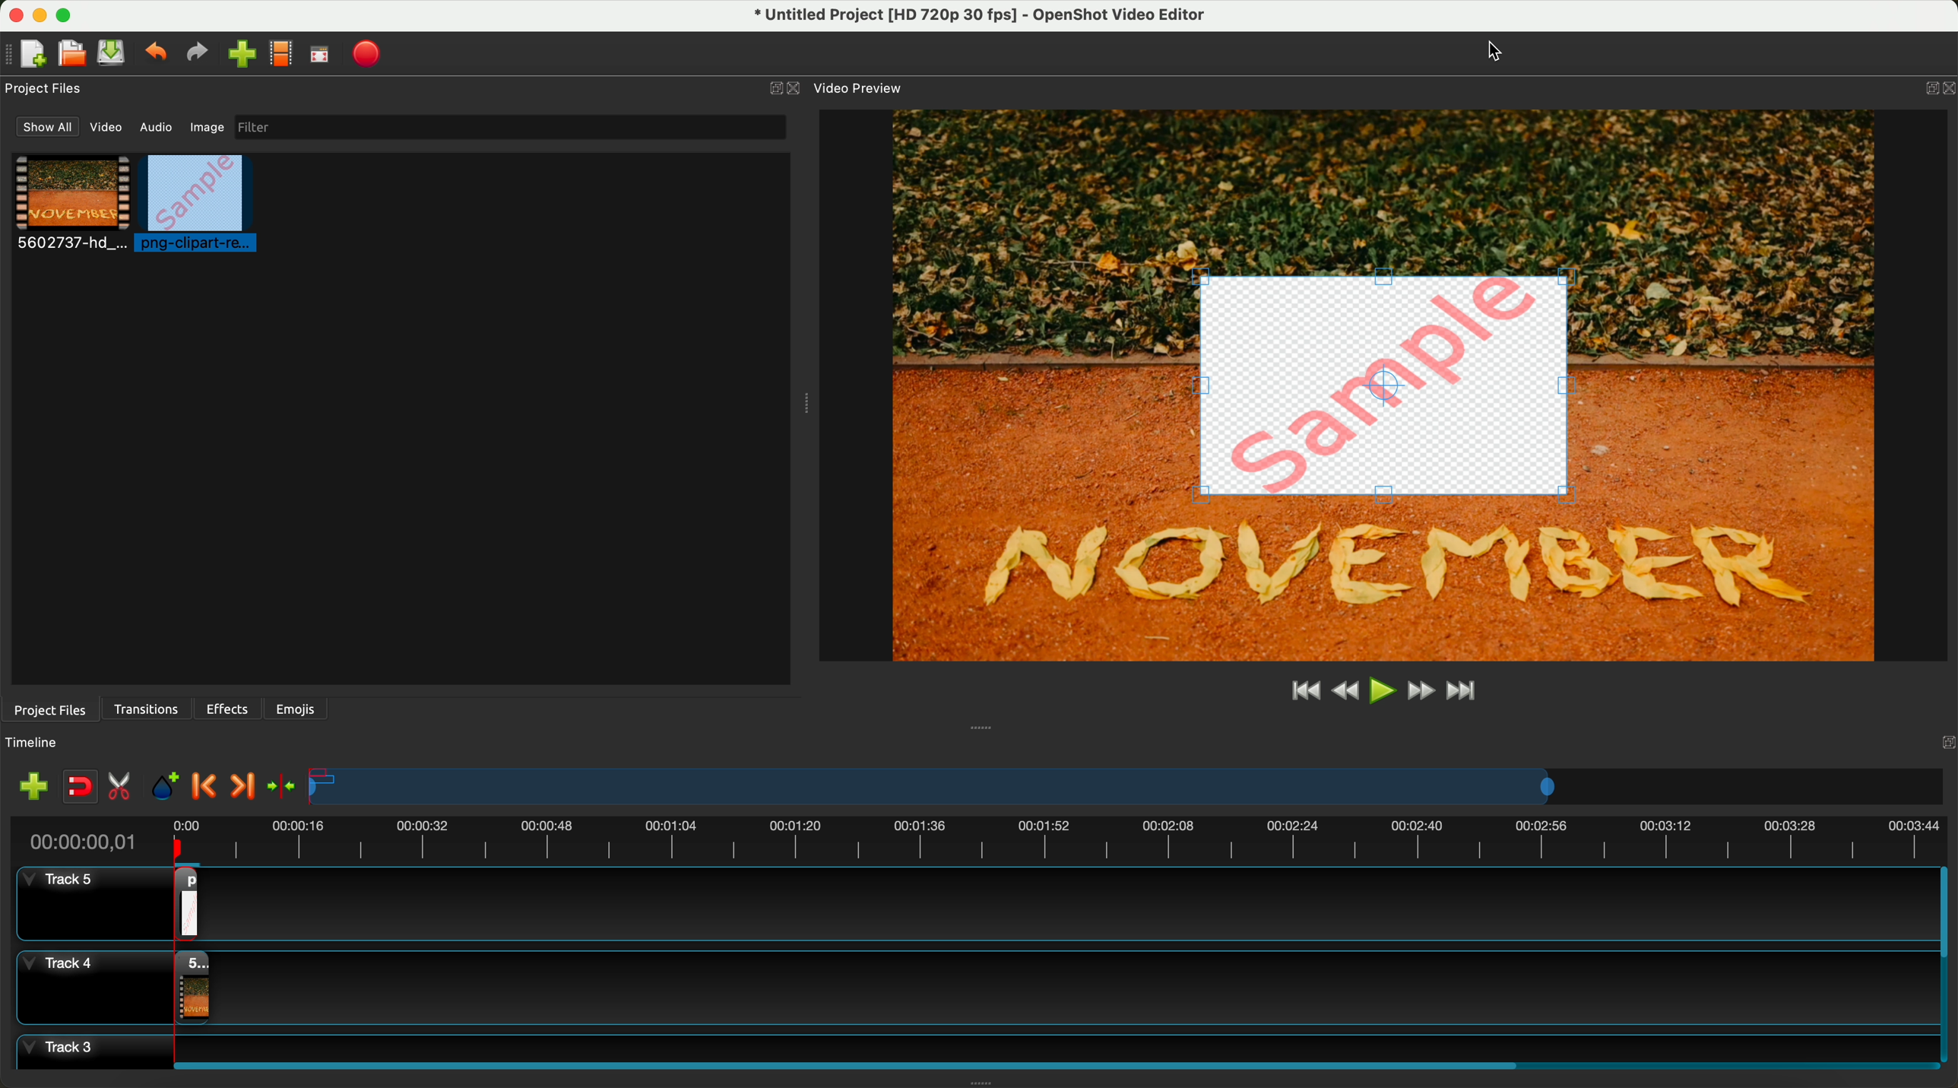 The width and height of the screenshot is (1958, 1088). Describe the element at coordinates (208, 787) in the screenshot. I see `previous marker` at that location.